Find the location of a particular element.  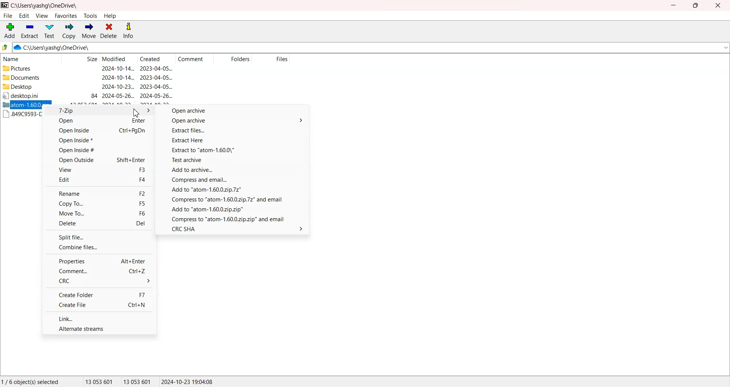

Extract Here is located at coordinates (234, 141).